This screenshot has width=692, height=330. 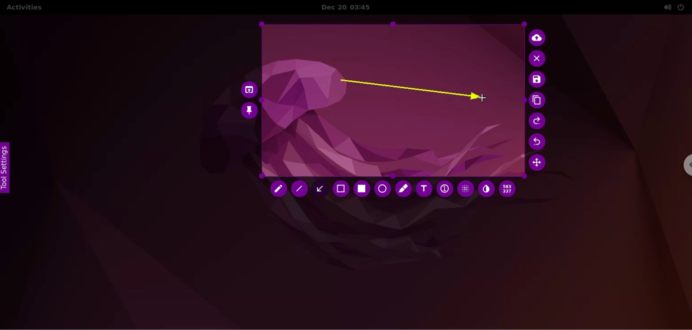 I want to click on circle tool, so click(x=381, y=189).